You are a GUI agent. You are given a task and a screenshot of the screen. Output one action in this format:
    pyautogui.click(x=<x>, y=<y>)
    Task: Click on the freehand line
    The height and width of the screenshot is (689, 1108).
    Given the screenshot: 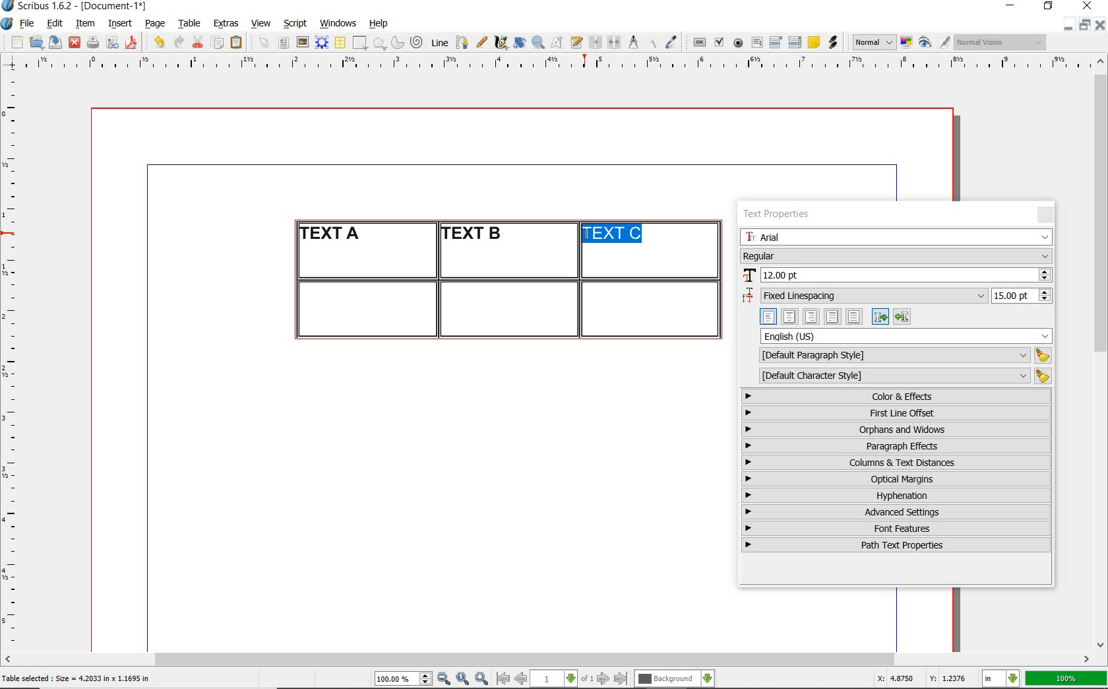 What is the action you would take?
    pyautogui.click(x=481, y=42)
    